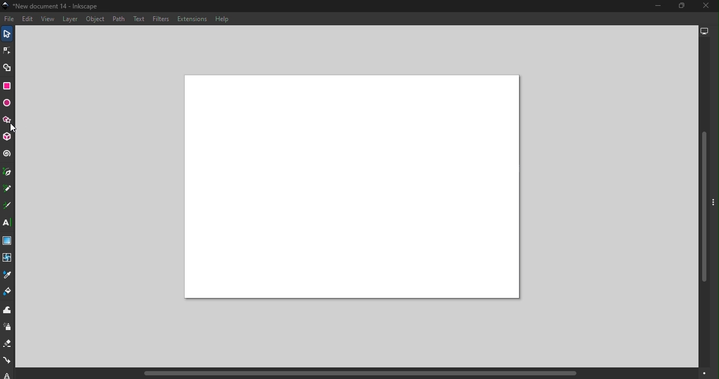 The image size is (719, 379). Describe the element at coordinates (356, 373) in the screenshot. I see `Horizontal scroll bar` at that location.